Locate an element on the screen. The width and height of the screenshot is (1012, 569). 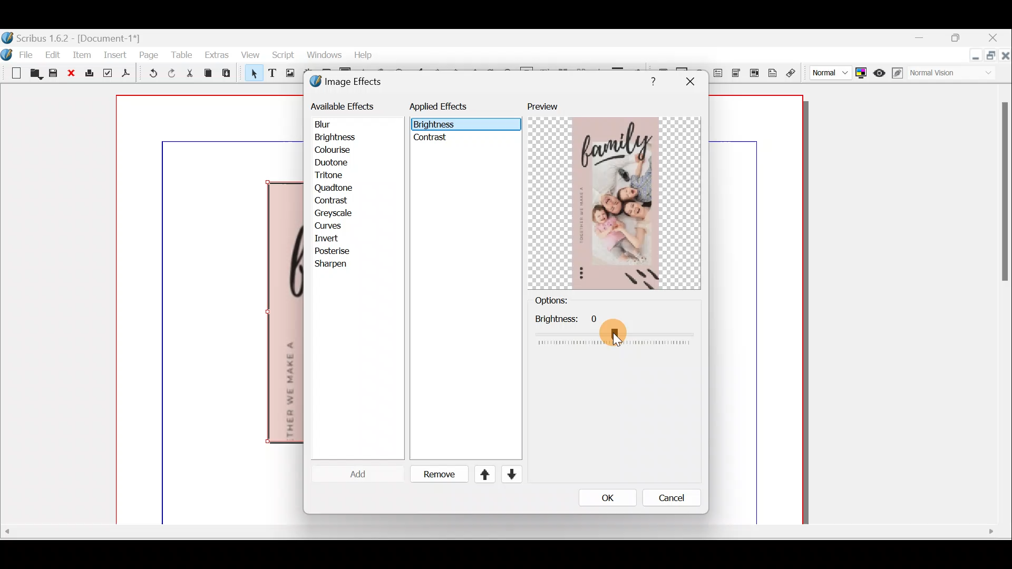
Minimise is located at coordinates (922, 38).